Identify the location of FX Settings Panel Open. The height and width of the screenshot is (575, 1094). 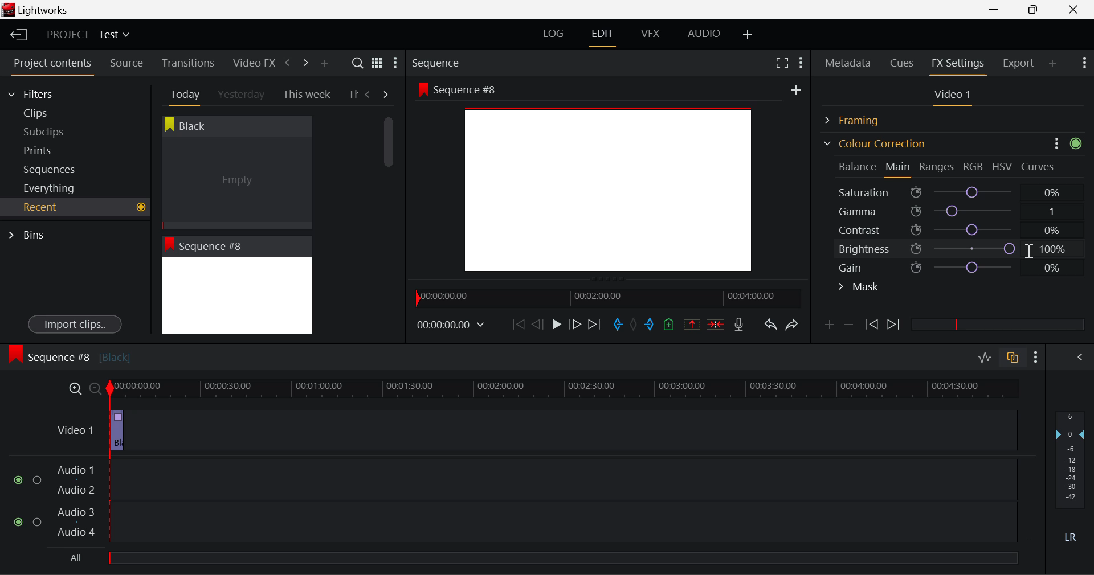
(958, 64).